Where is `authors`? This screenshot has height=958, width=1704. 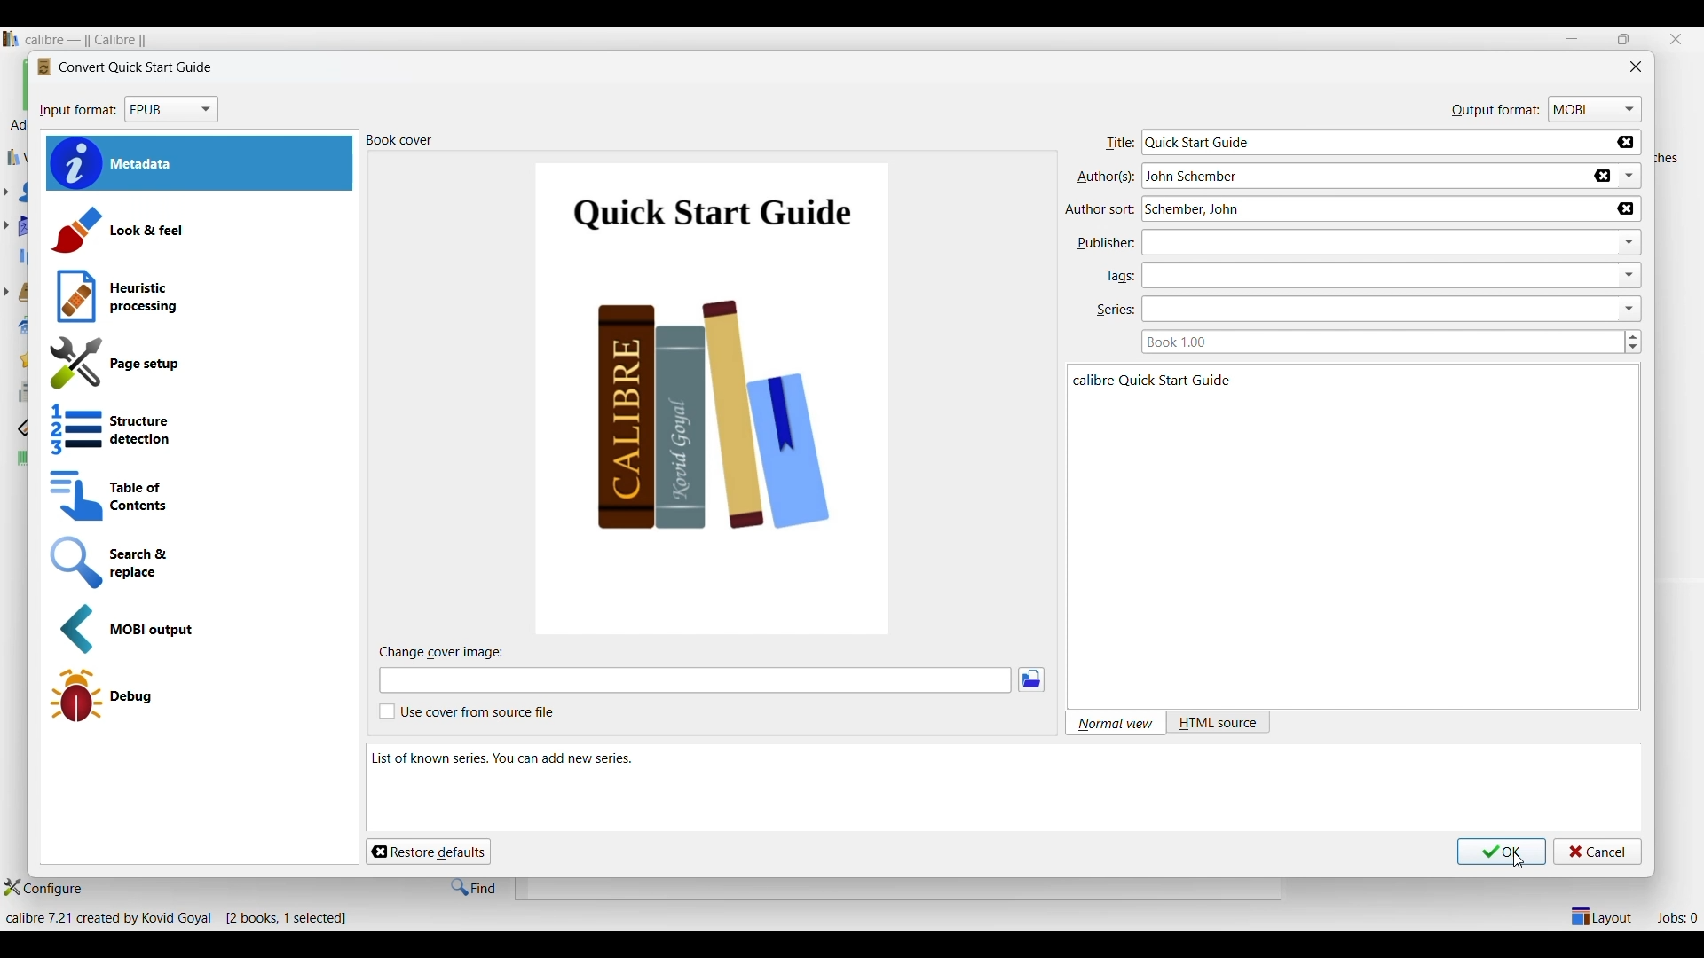
authors is located at coordinates (1103, 177).